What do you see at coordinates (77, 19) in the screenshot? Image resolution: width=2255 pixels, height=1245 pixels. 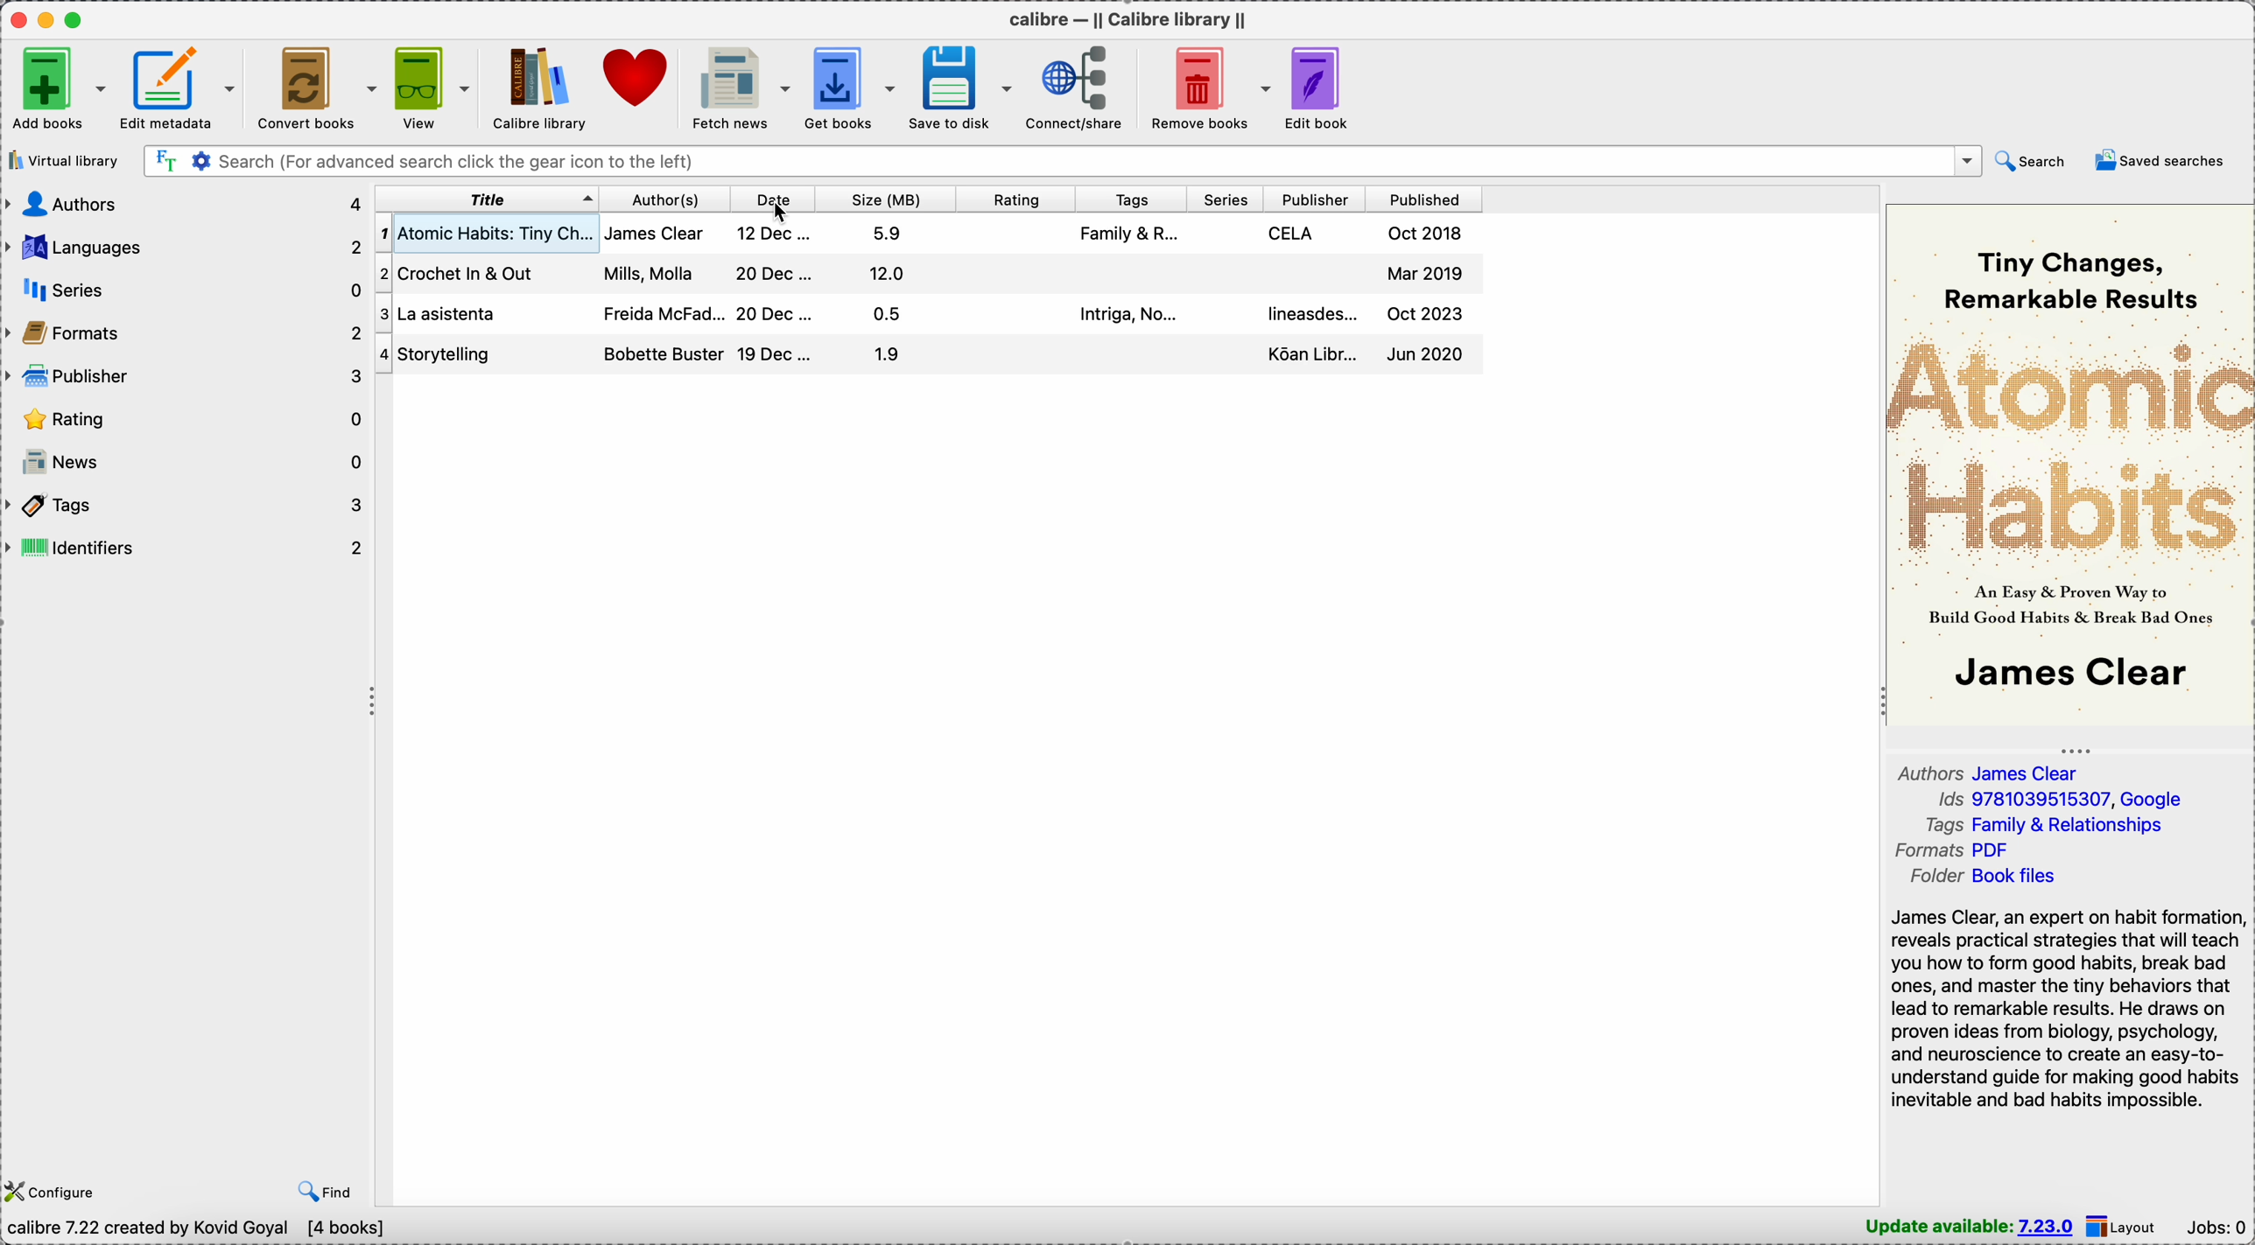 I see `maximize program` at bounding box center [77, 19].